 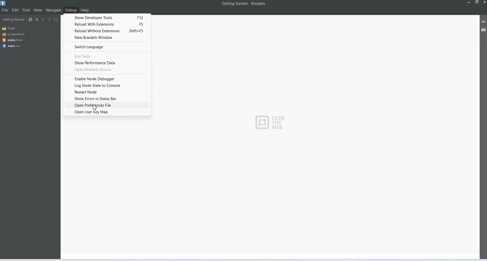 What do you see at coordinates (31, 19) in the screenshot?
I see `View in file Tree` at bounding box center [31, 19].